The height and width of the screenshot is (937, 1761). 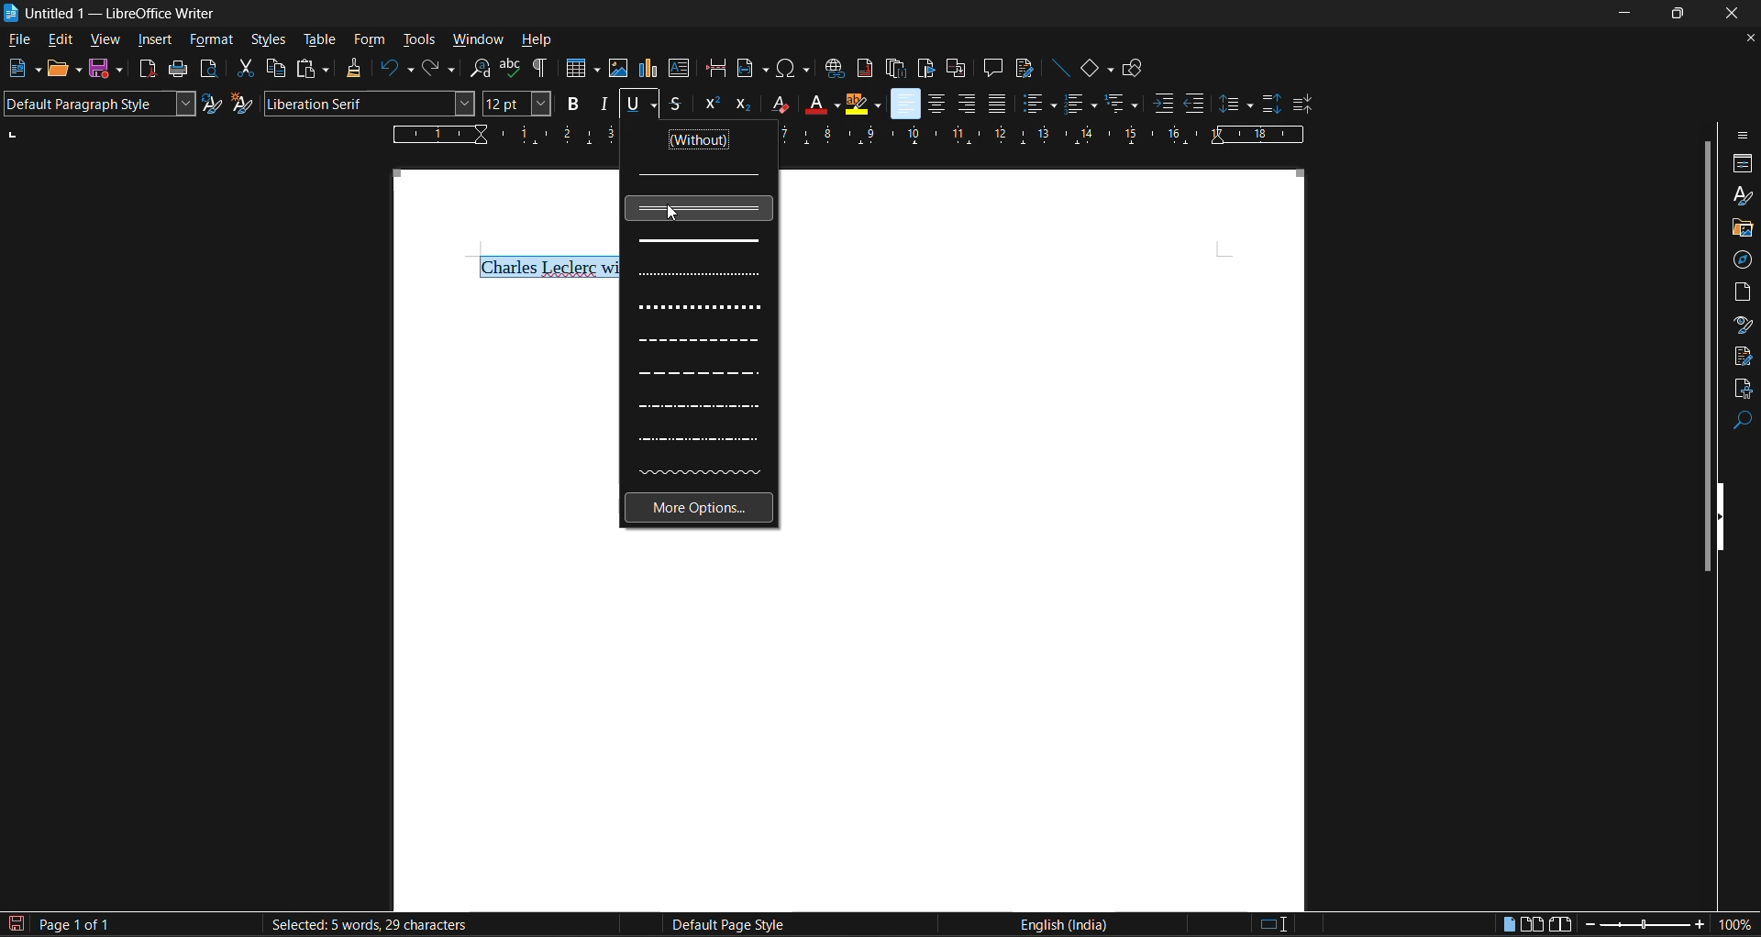 I want to click on sidebar settings, so click(x=1744, y=135).